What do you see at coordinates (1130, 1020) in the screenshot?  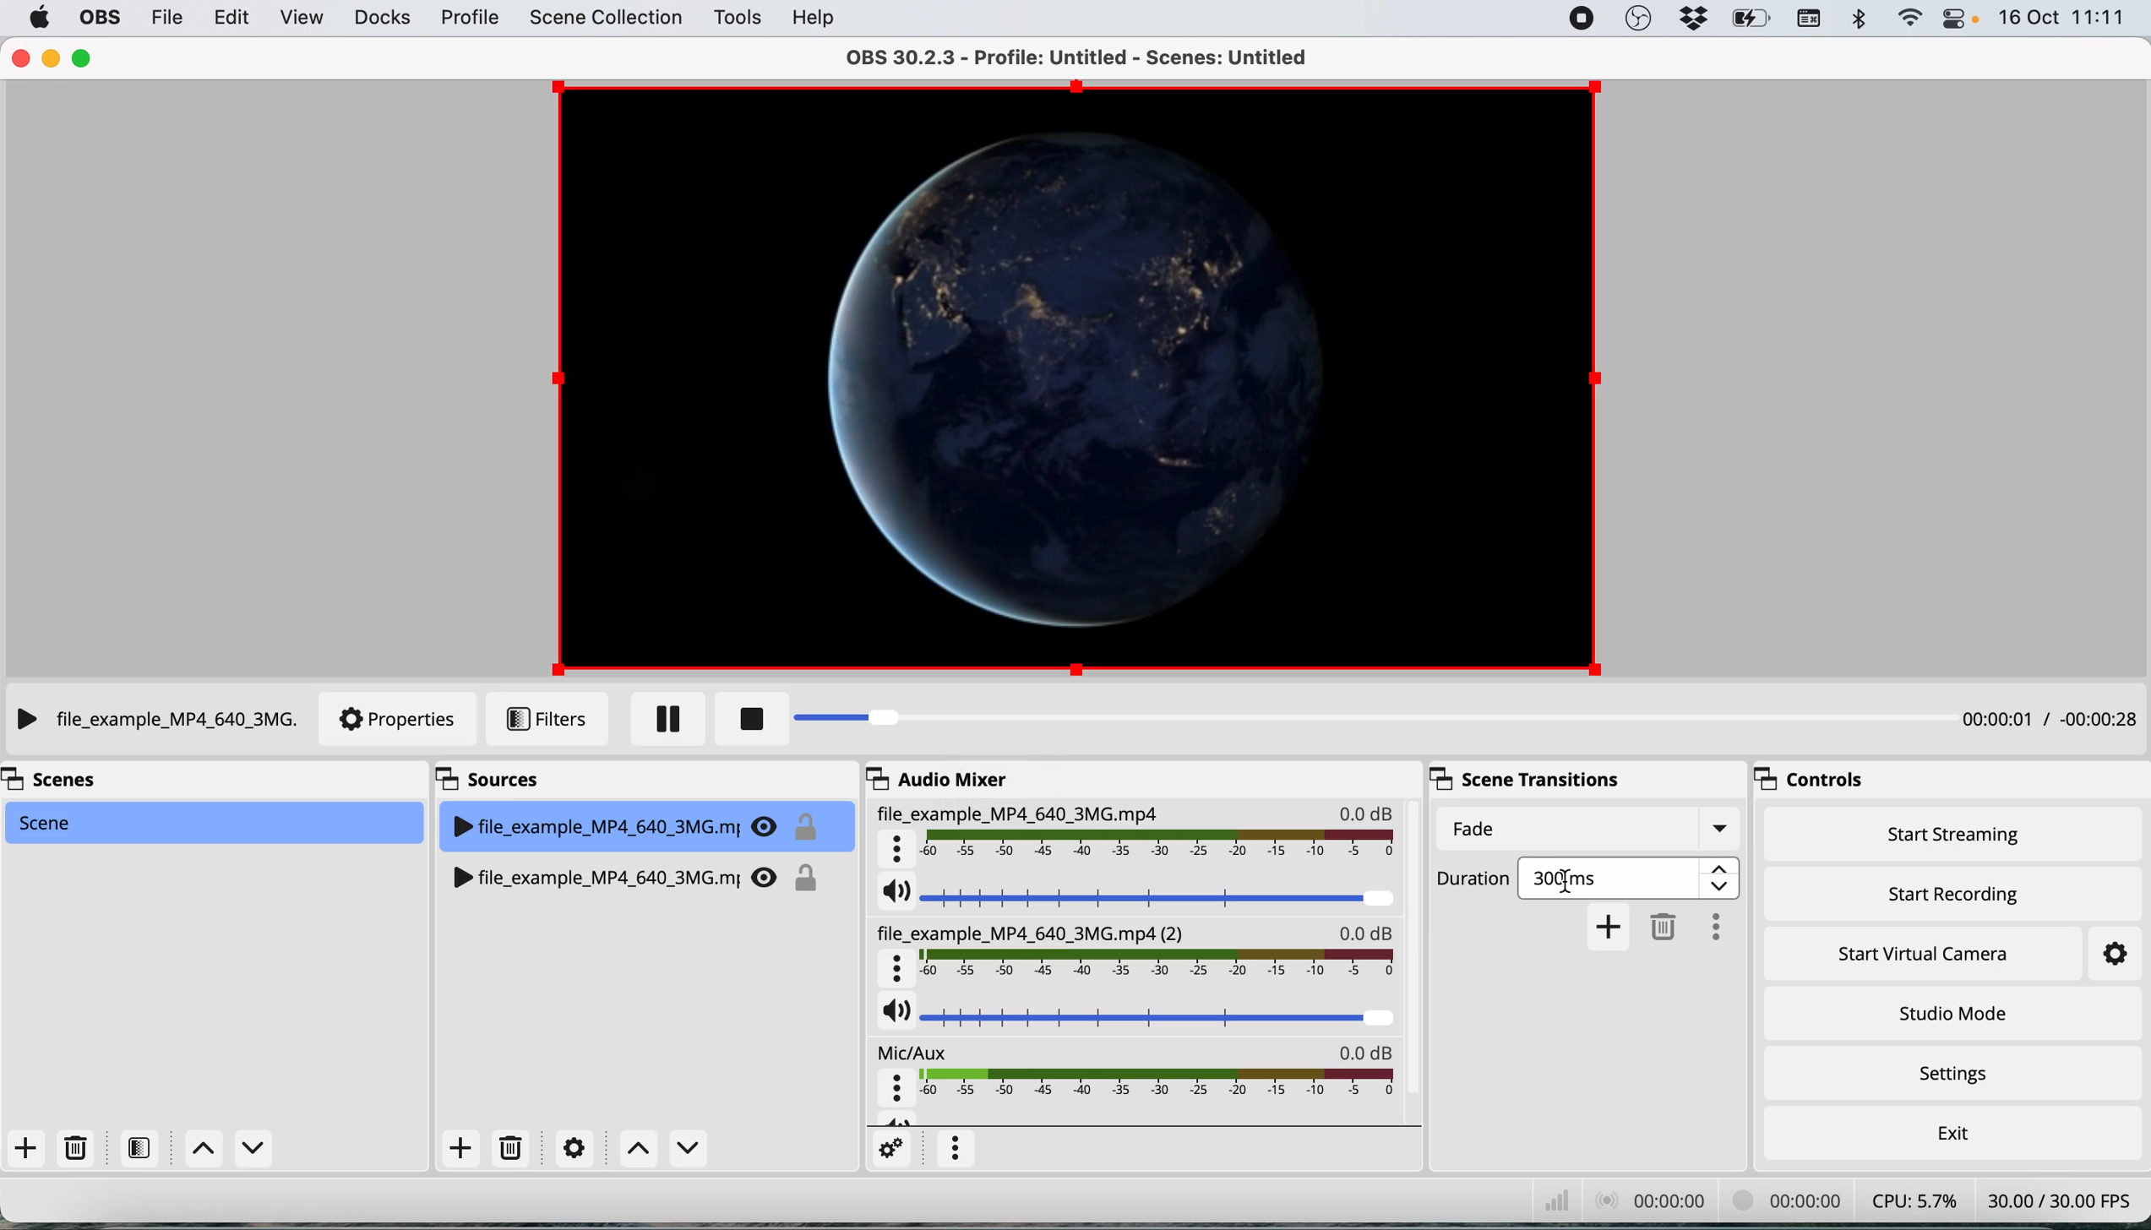 I see `source audio volume` at bounding box center [1130, 1020].